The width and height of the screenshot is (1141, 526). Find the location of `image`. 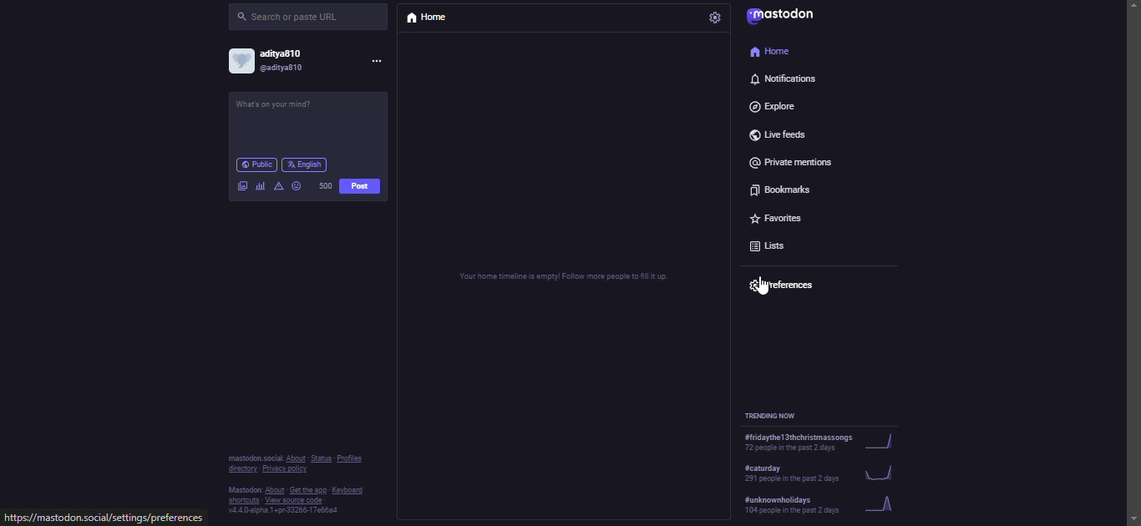

image is located at coordinates (241, 185).